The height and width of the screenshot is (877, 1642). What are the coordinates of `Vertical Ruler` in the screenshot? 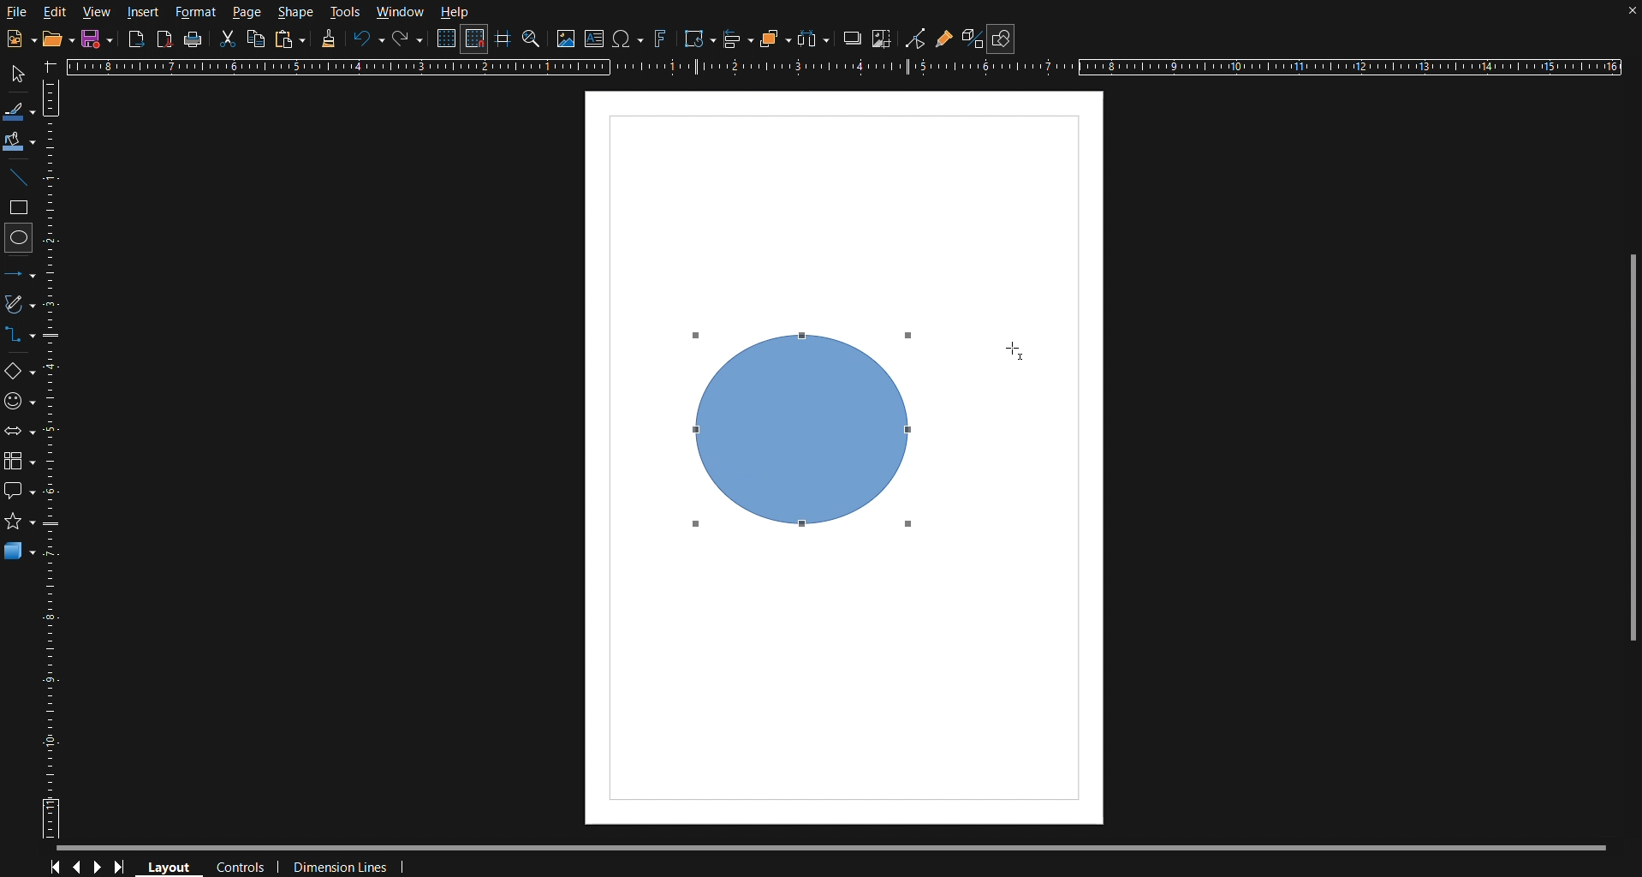 It's located at (57, 462).